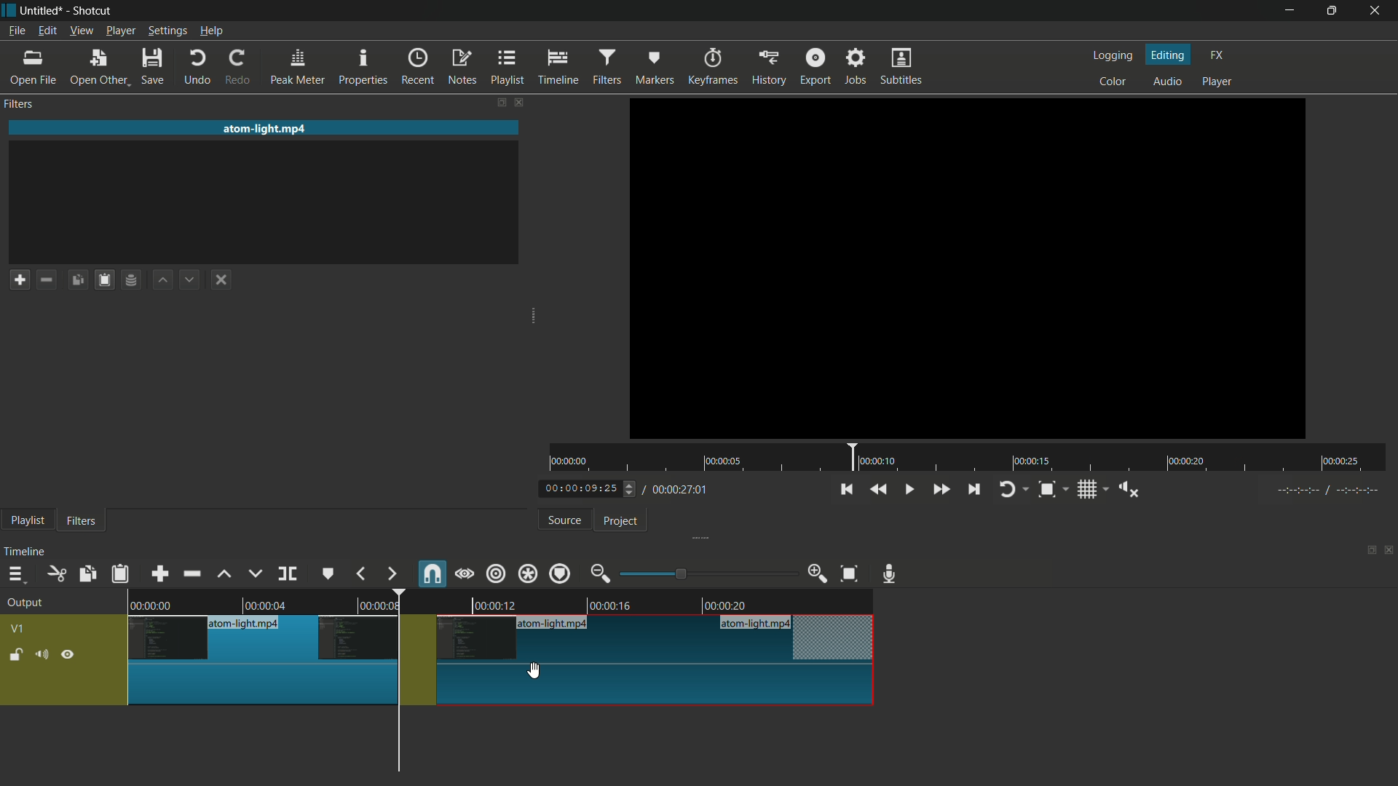 The image size is (1398, 786). I want to click on zoom timeline to fit, so click(850, 575).